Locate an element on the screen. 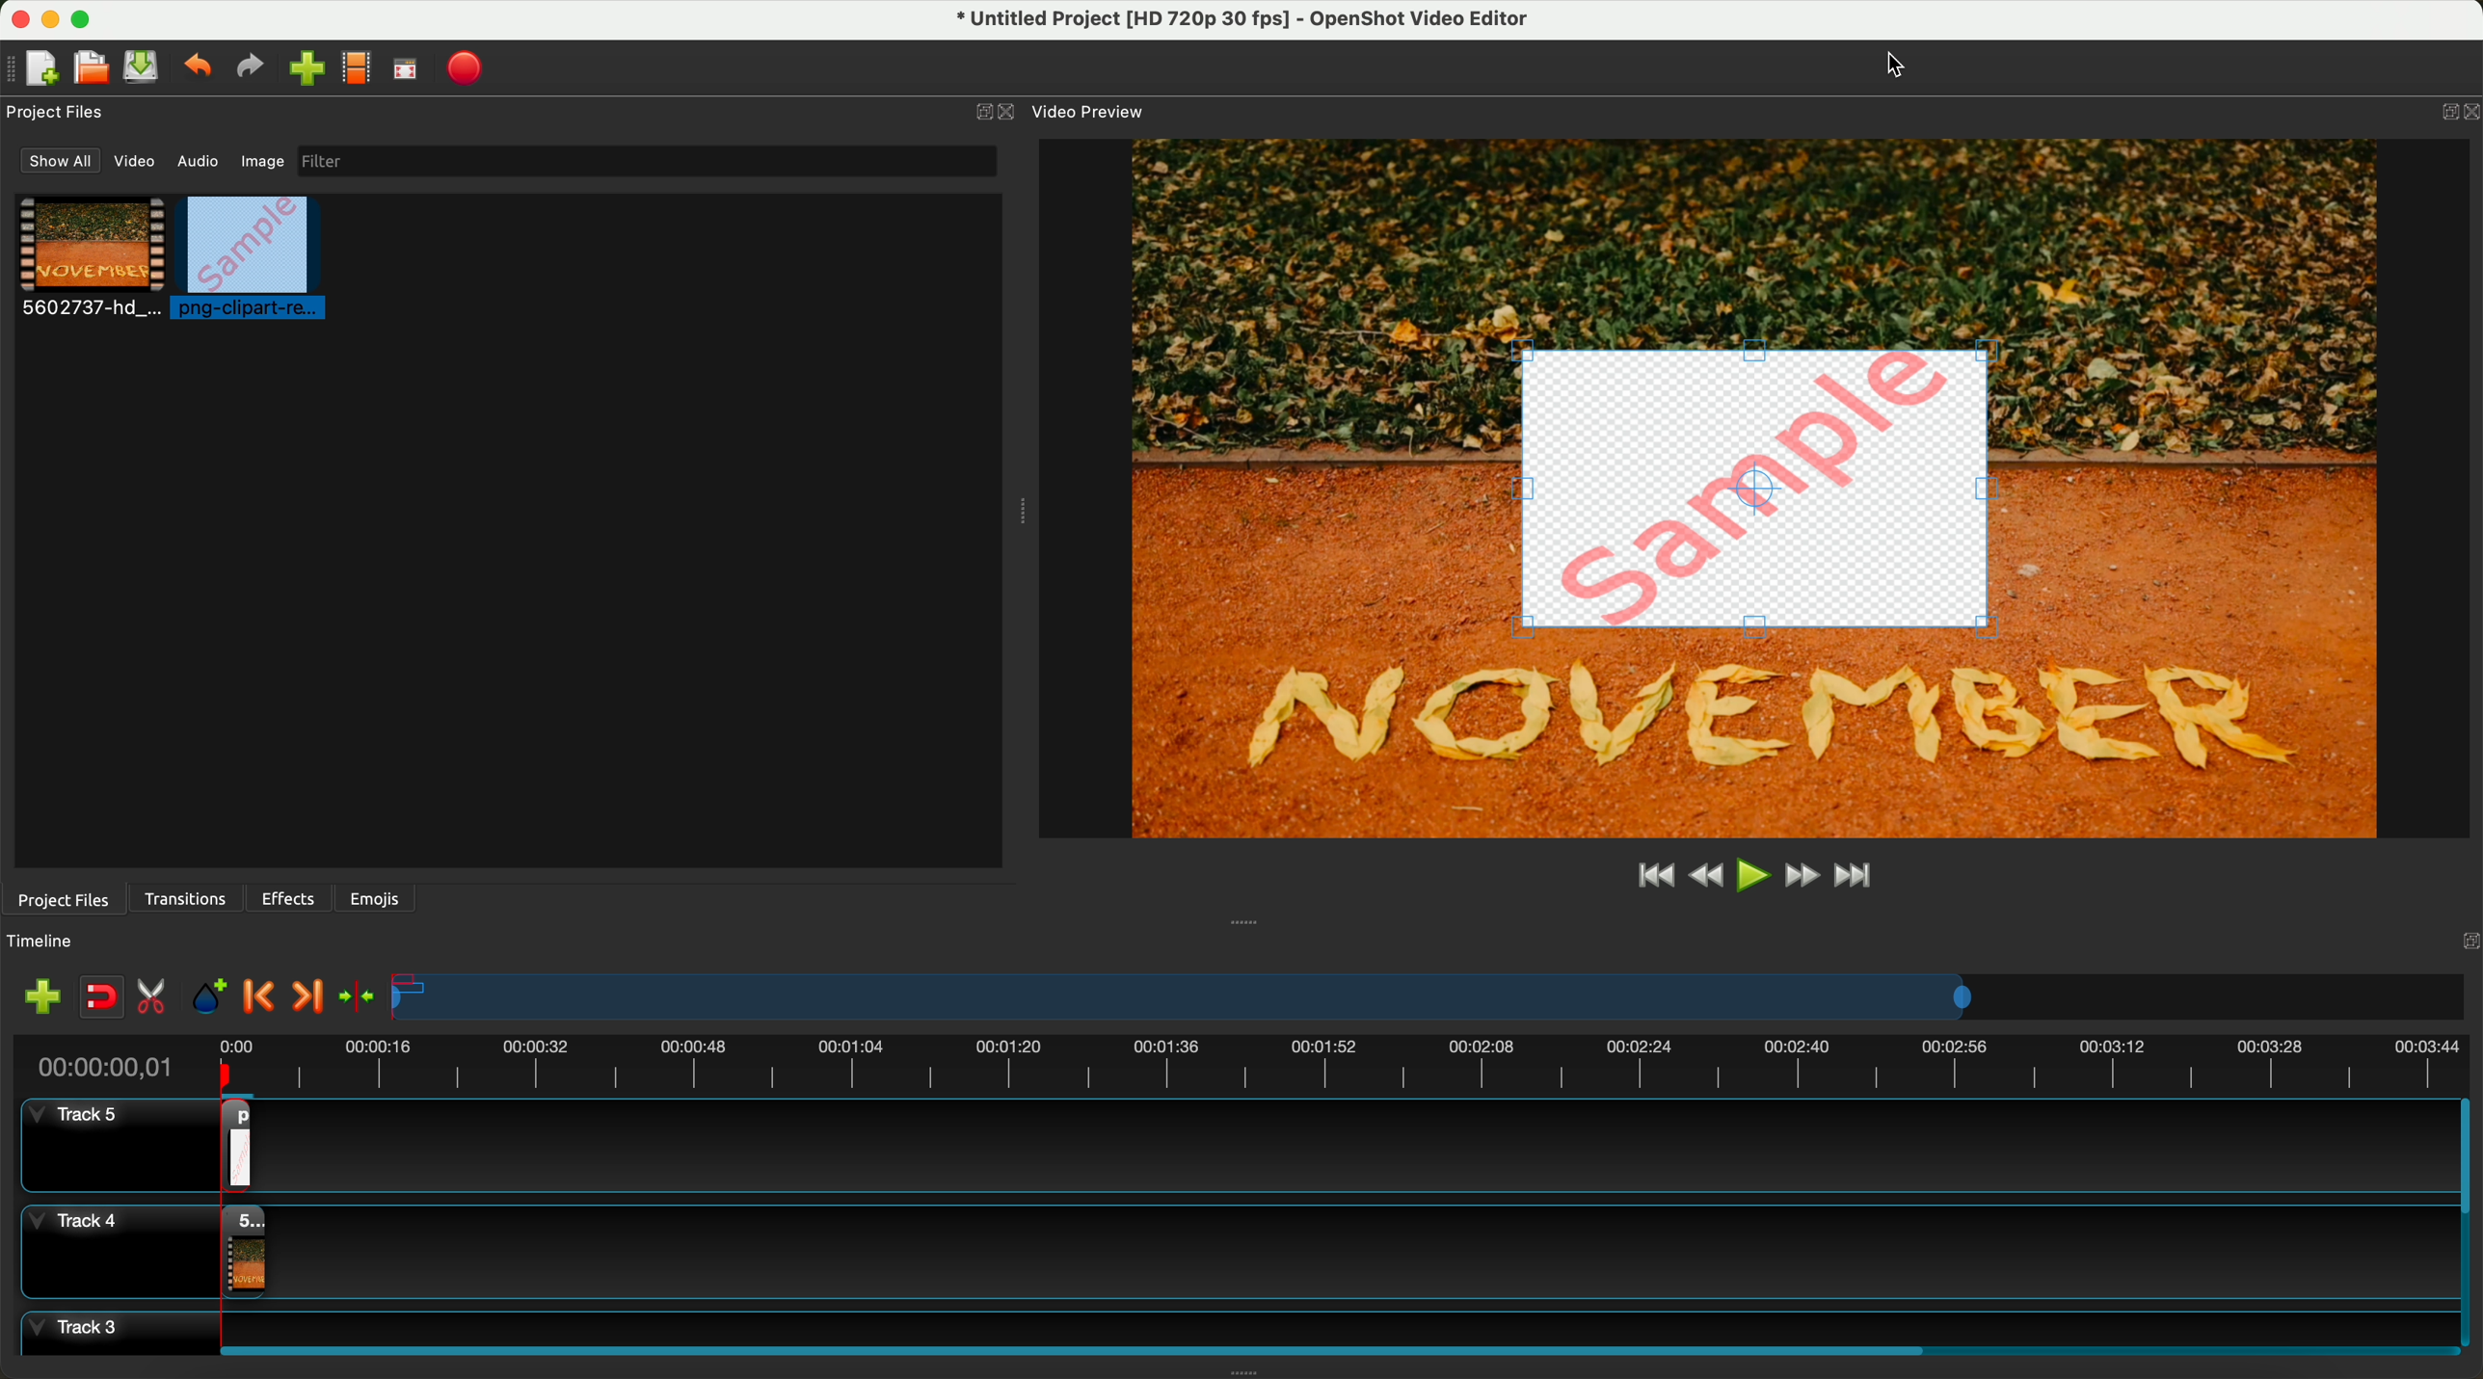 The image size is (2483, 1379). click on import files is located at coordinates (310, 70).